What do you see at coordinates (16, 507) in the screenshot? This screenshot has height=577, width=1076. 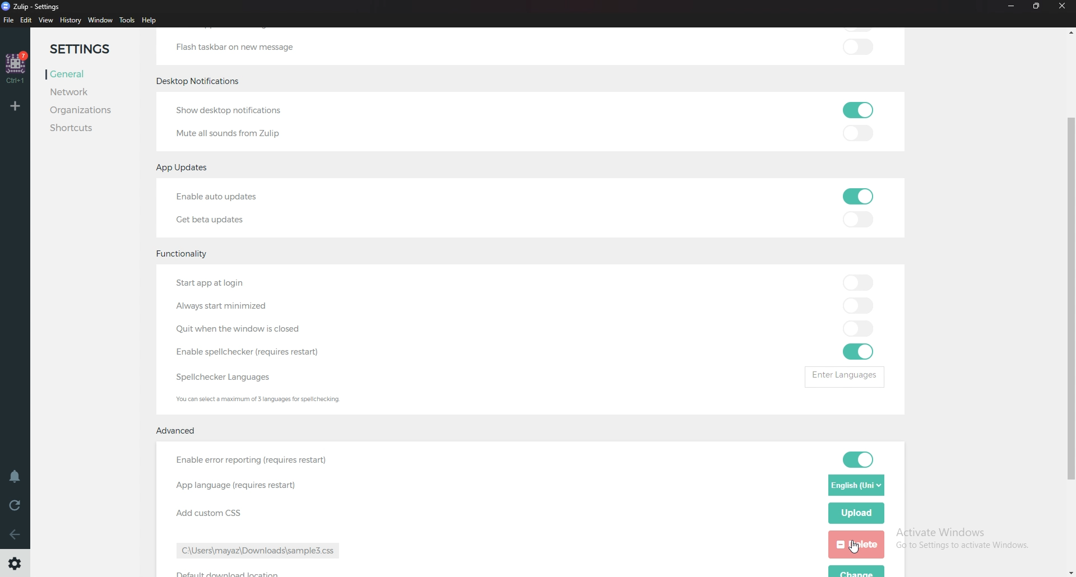 I see `Reload` at bounding box center [16, 507].